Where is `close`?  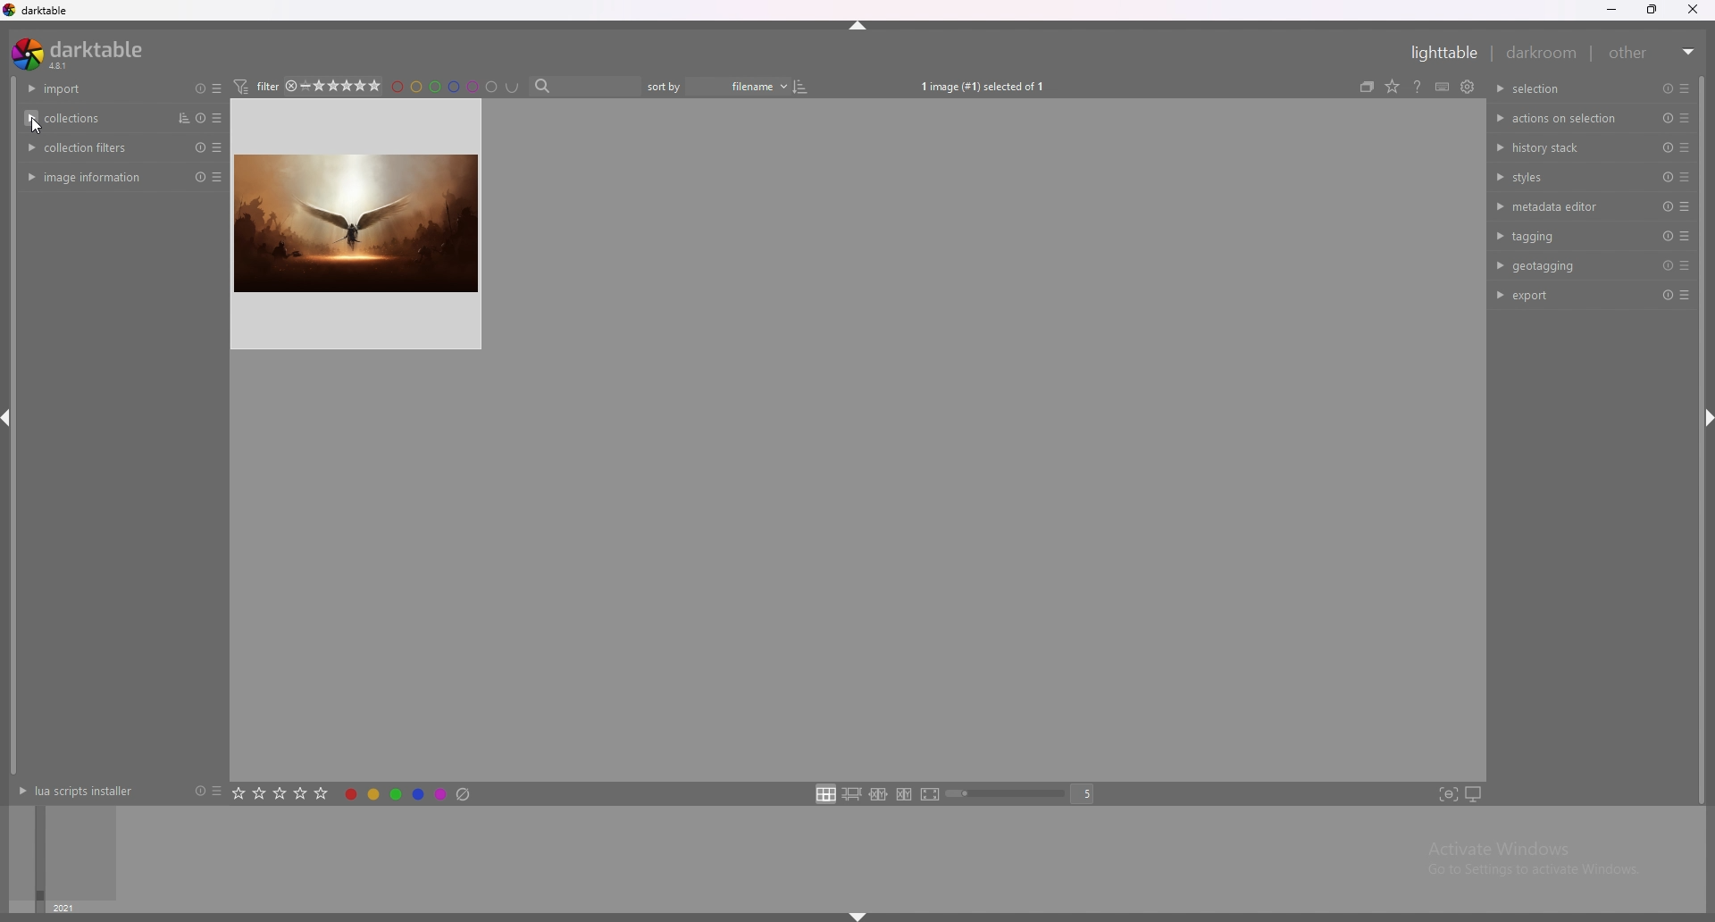
close is located at coordinates (1695, 10).